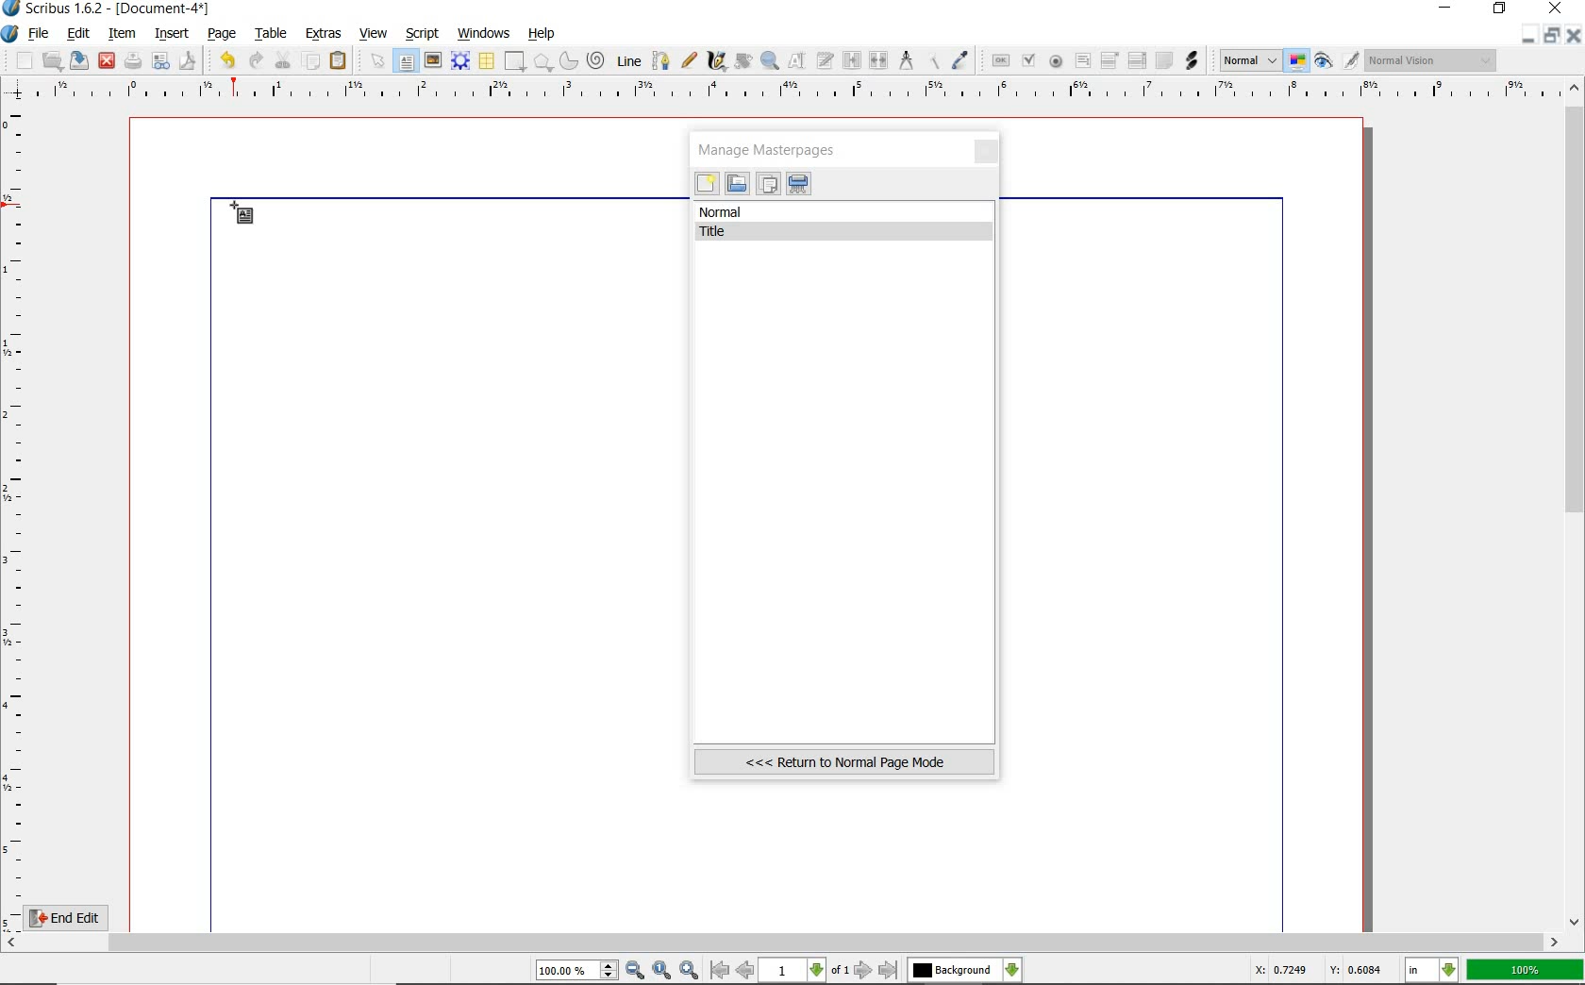  I want to click on edit, so click(76, 35).